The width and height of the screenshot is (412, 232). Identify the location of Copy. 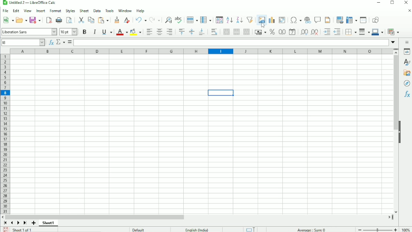
(91, 20).